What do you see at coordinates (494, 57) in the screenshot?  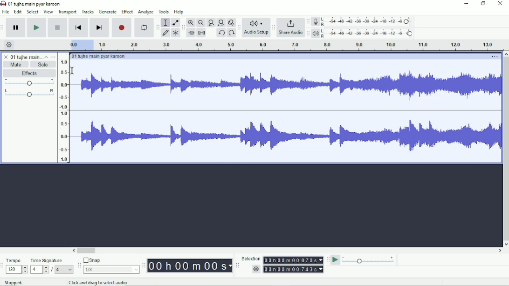 I see `Options` at bounding box center [494, 57].